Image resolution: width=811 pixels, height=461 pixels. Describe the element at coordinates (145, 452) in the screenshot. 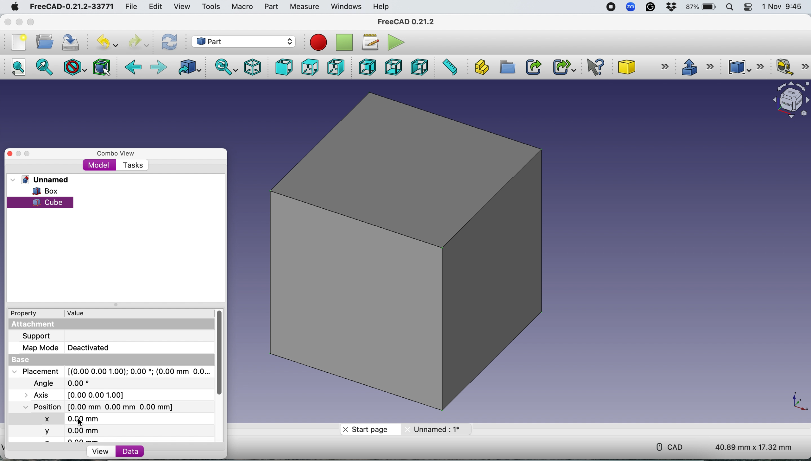

I see `Data` at that location.